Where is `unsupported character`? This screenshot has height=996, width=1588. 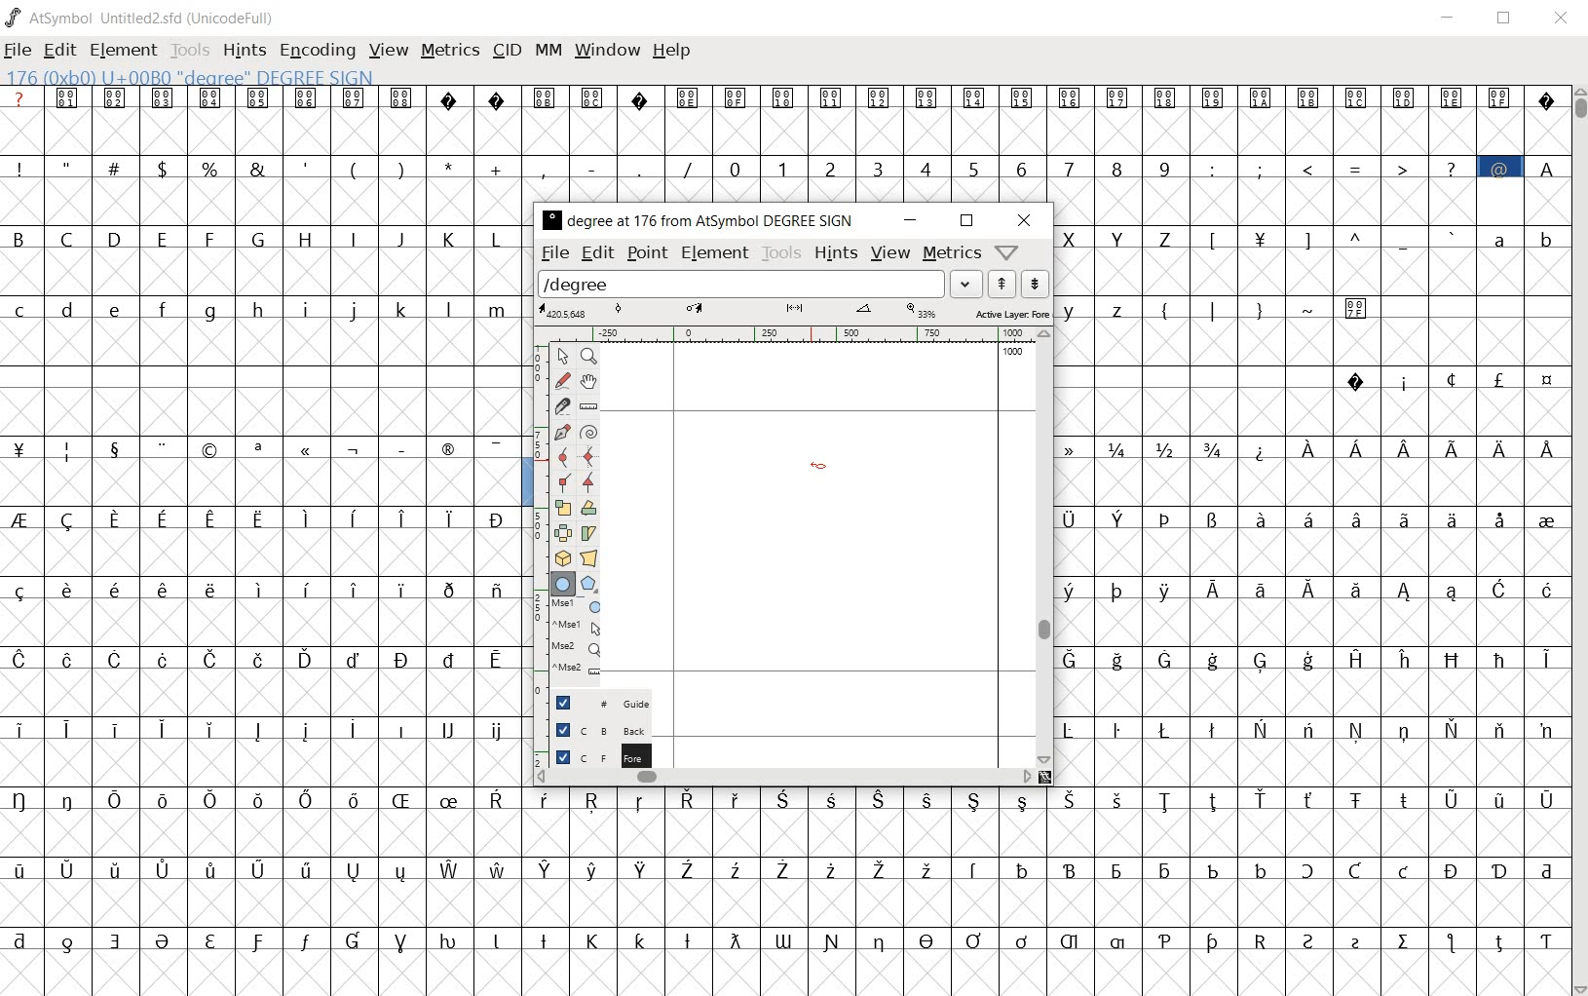
unsupported character is located at coordinates (641, 96).